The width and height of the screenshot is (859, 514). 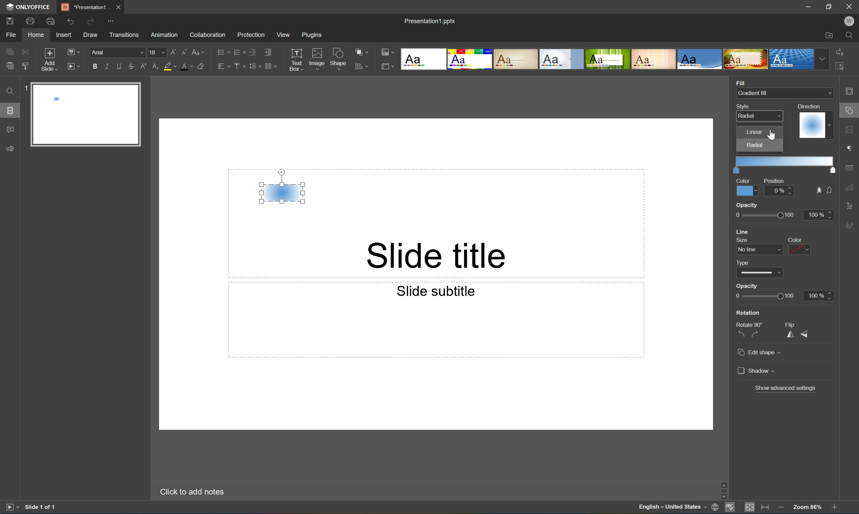 What do you see at coordinates (747, 286) in the screenshot?
I see `Opacity` at bounding box center [747, 286].